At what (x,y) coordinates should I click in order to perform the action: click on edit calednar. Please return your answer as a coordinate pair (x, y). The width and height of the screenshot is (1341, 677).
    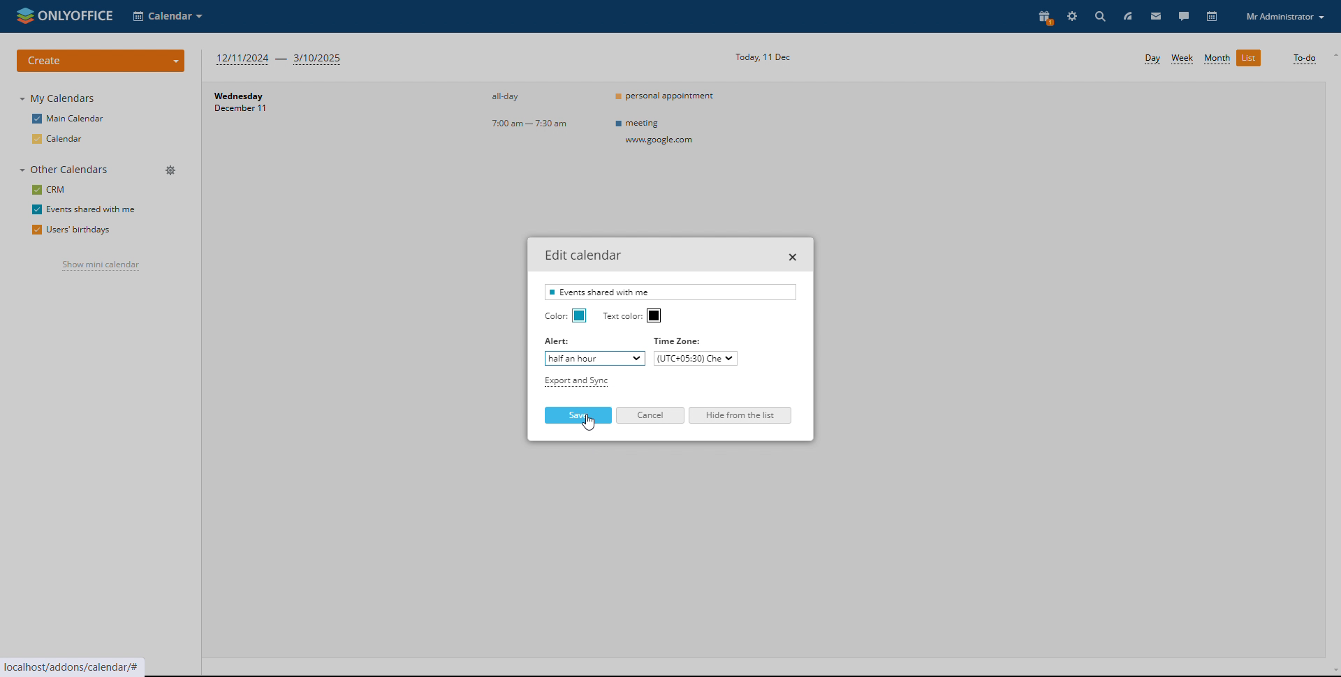
    Looking at the image, I should click on (583, 255).